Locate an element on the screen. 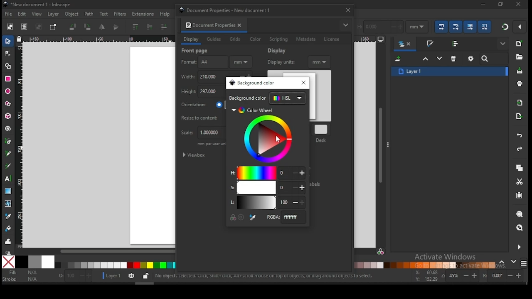 The image size is (532, 299). grids is located at coordinates (235, 39).